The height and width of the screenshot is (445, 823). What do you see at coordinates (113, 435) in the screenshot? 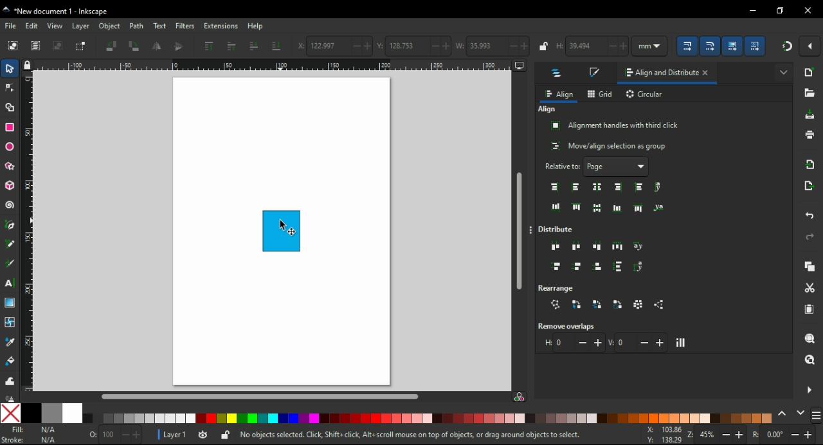
I see `opacity` at bounding box center [113, 435].